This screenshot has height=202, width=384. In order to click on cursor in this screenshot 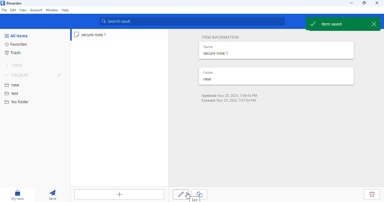, I will do `click(188, 195)`.